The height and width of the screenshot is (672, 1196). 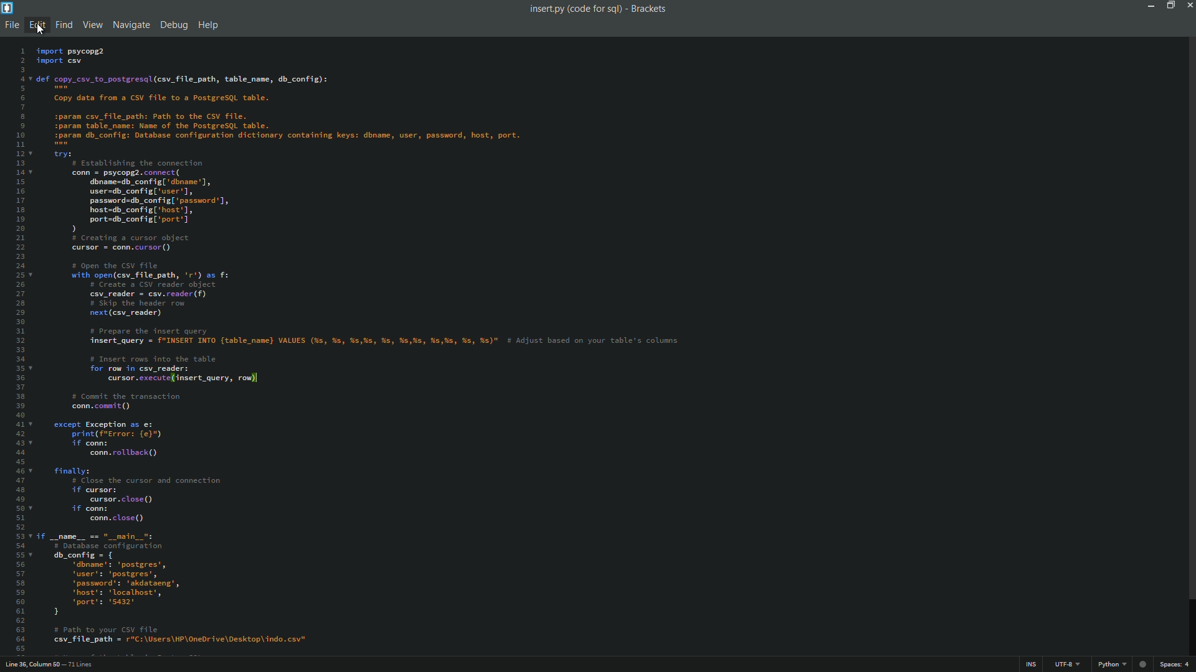 I want to click on file encoding, so click(x=1068, y=665).